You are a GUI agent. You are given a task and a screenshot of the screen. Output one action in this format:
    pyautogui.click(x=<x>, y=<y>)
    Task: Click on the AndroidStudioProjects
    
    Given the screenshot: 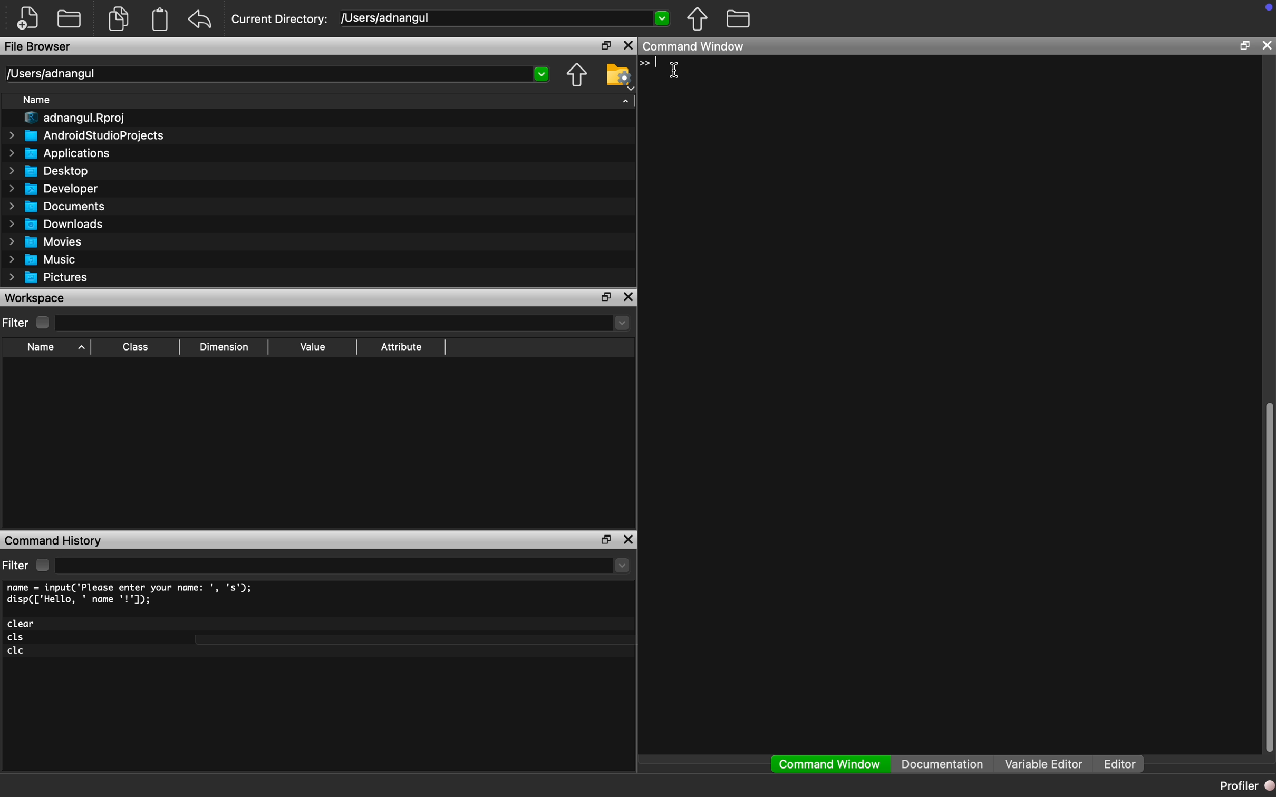 What is the action you would take?
    pyautogui.click(x=86, y=135)
    